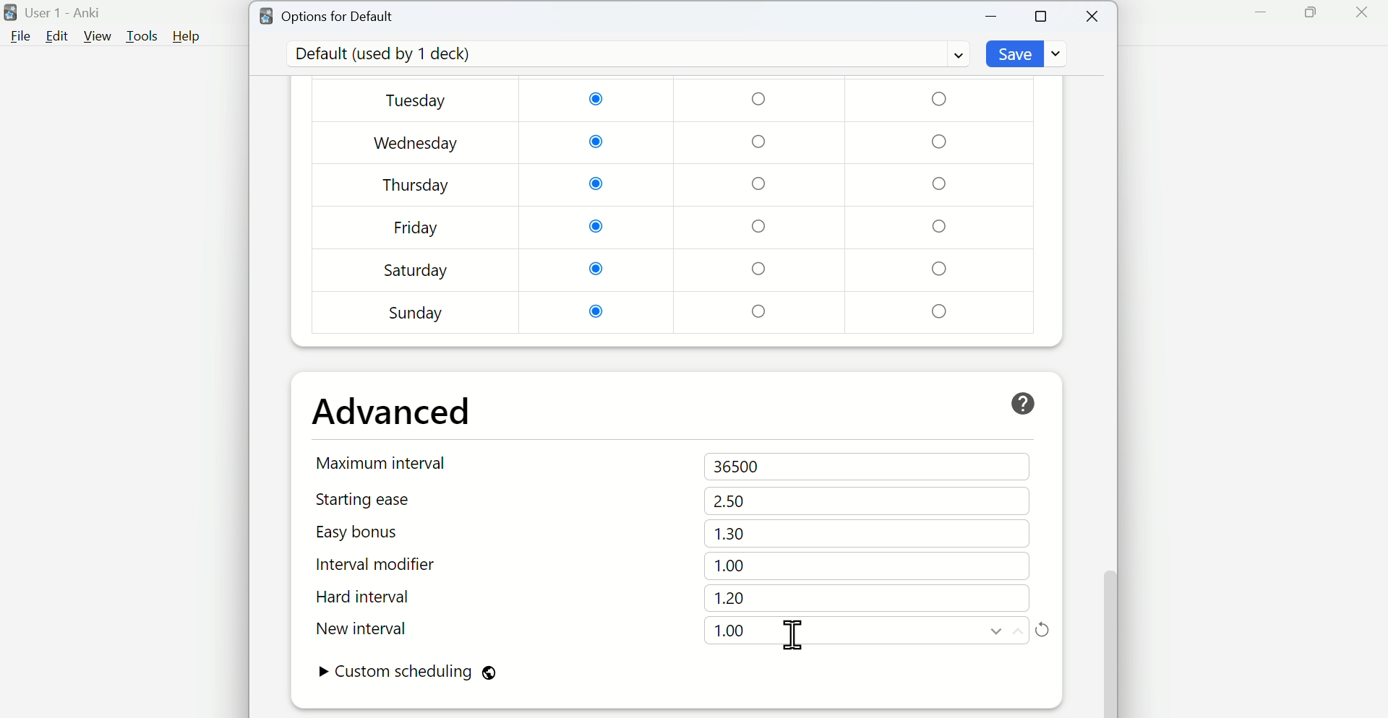  Describe the element at coordinates (385, 462) in the screenshot. I see `Maximum interval` at that location.